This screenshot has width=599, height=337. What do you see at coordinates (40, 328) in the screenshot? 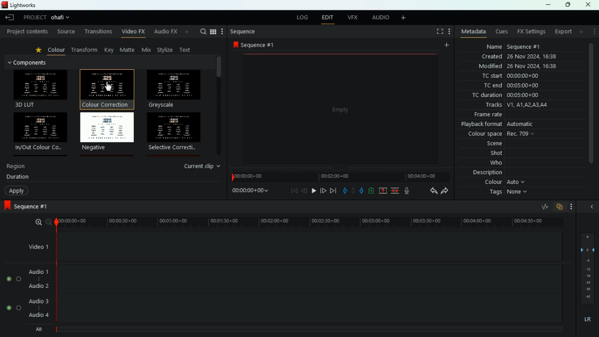
I see `All` at bounding box center [40, 328].